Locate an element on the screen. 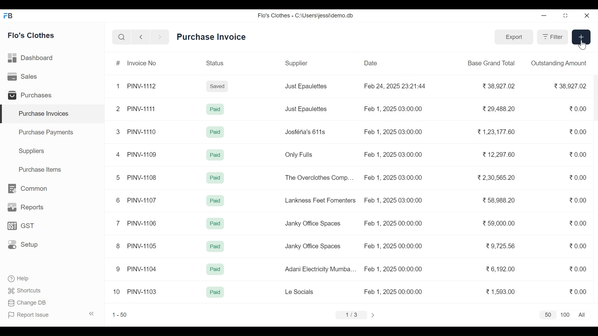 The height and width of the screenshot is (336, 598). Dashboard is located at coordinates (34, 58).